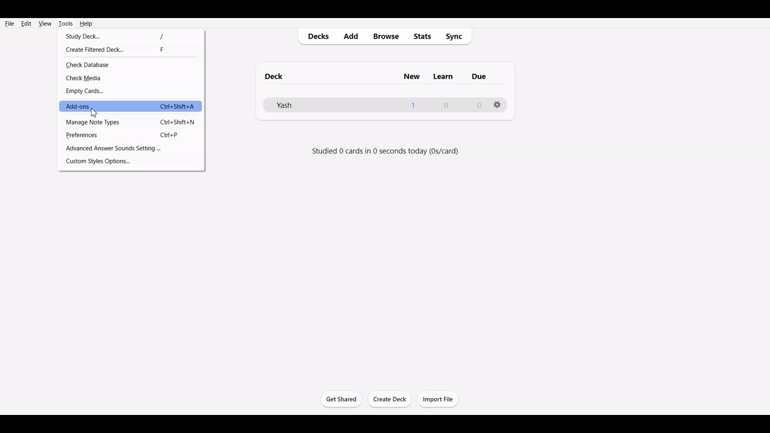  What do you see at coordinates (484, 73) in the screenshot?
I see `` at bounding box center [484, 73].